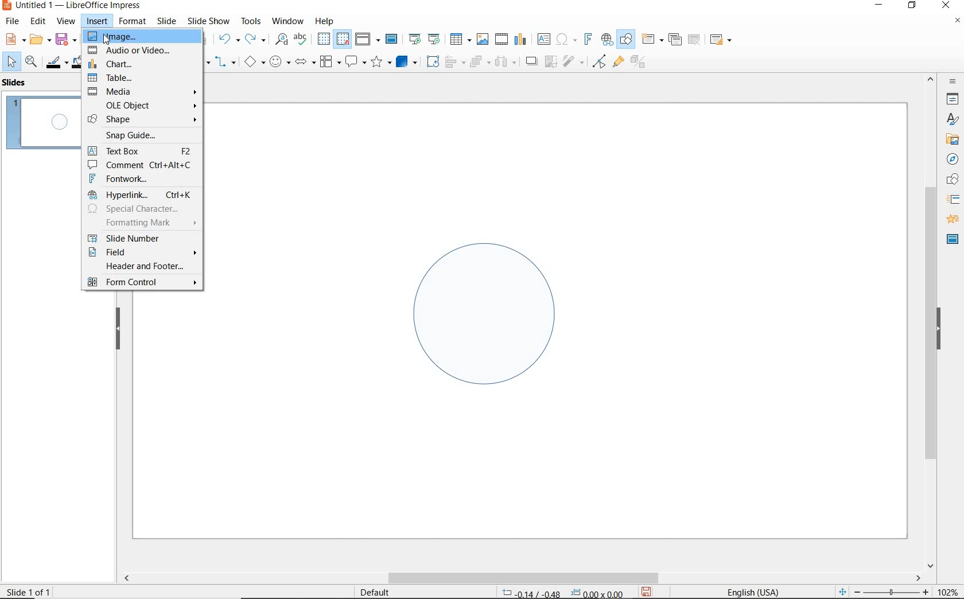 The height and width of the screenshot is (599, 964). What do you see at coordinates (951, 220) in the screenshot?
I see `animation` at bounding box center [951, 220].